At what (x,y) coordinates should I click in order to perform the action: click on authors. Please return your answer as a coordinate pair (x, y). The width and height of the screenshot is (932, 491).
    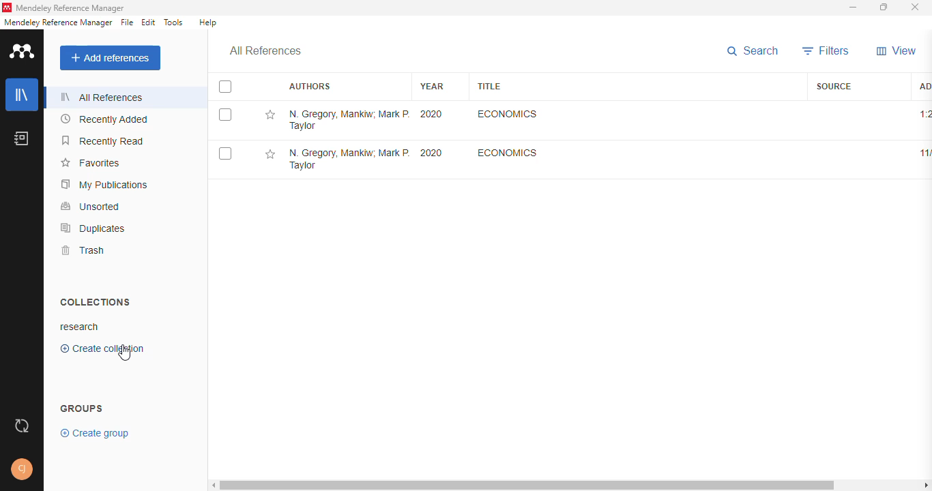
    Looking at the image, I should click on (309, 87).